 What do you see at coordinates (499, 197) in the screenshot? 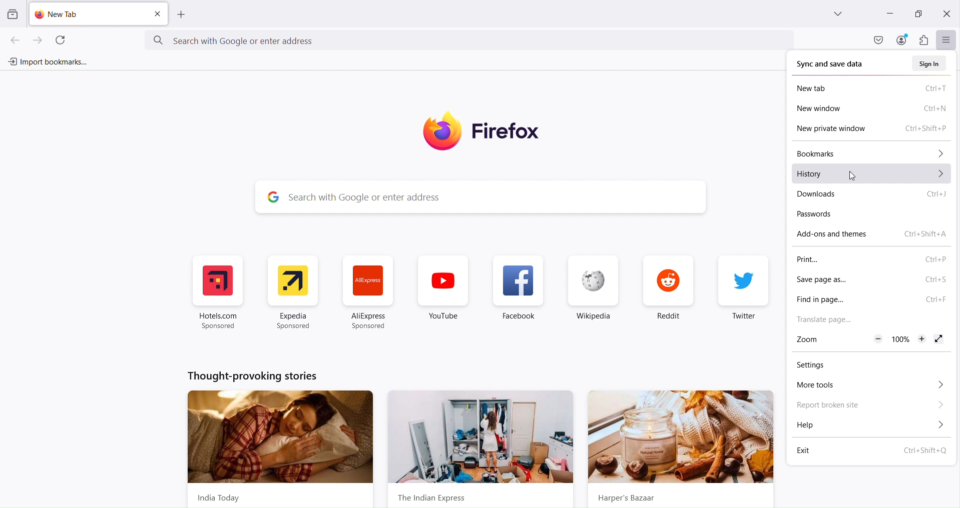
I see `Search with google or enter address` at bounding box center [499, 197].